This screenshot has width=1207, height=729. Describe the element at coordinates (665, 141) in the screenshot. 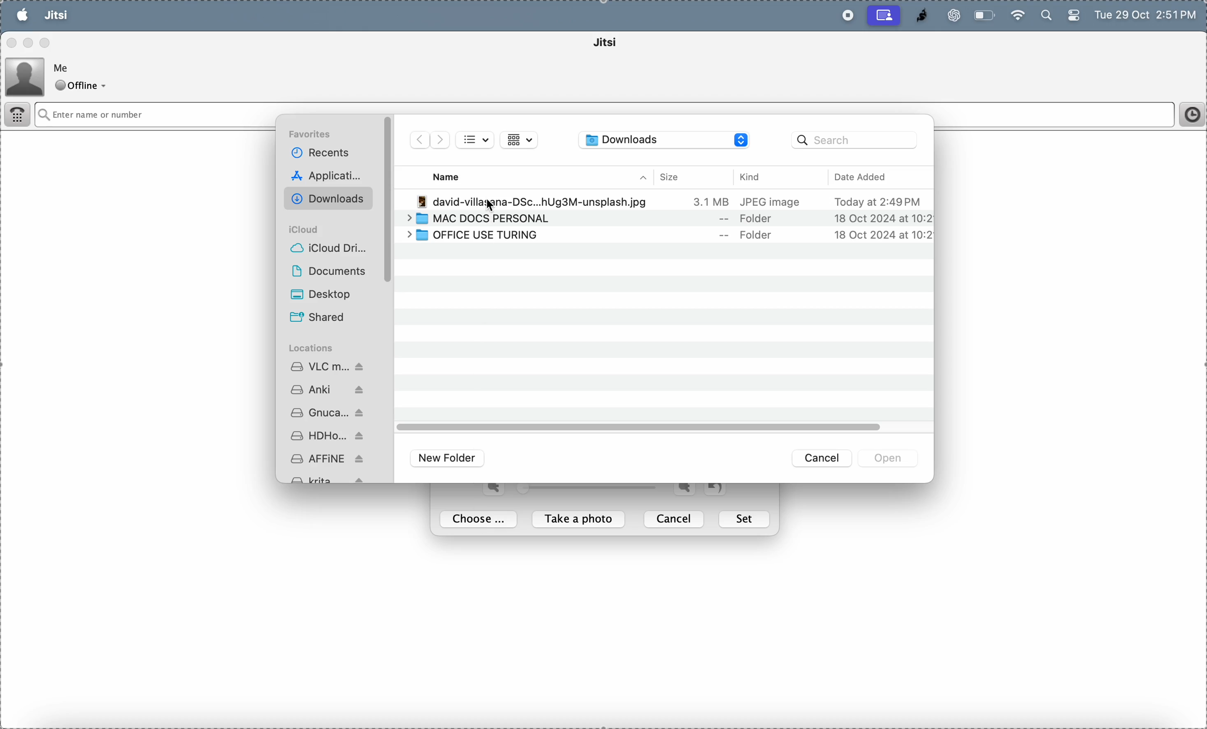

I see `downloads` at that location.